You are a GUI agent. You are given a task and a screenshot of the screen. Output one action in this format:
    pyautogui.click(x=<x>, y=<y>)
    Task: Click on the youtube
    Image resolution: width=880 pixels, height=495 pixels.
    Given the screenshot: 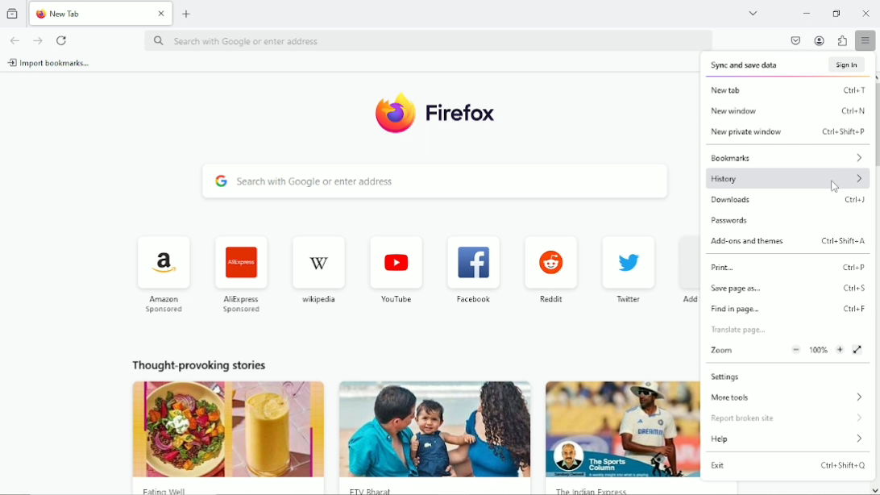 What is the action you would take?
    pyautogui.click(x=395, y=301)
    